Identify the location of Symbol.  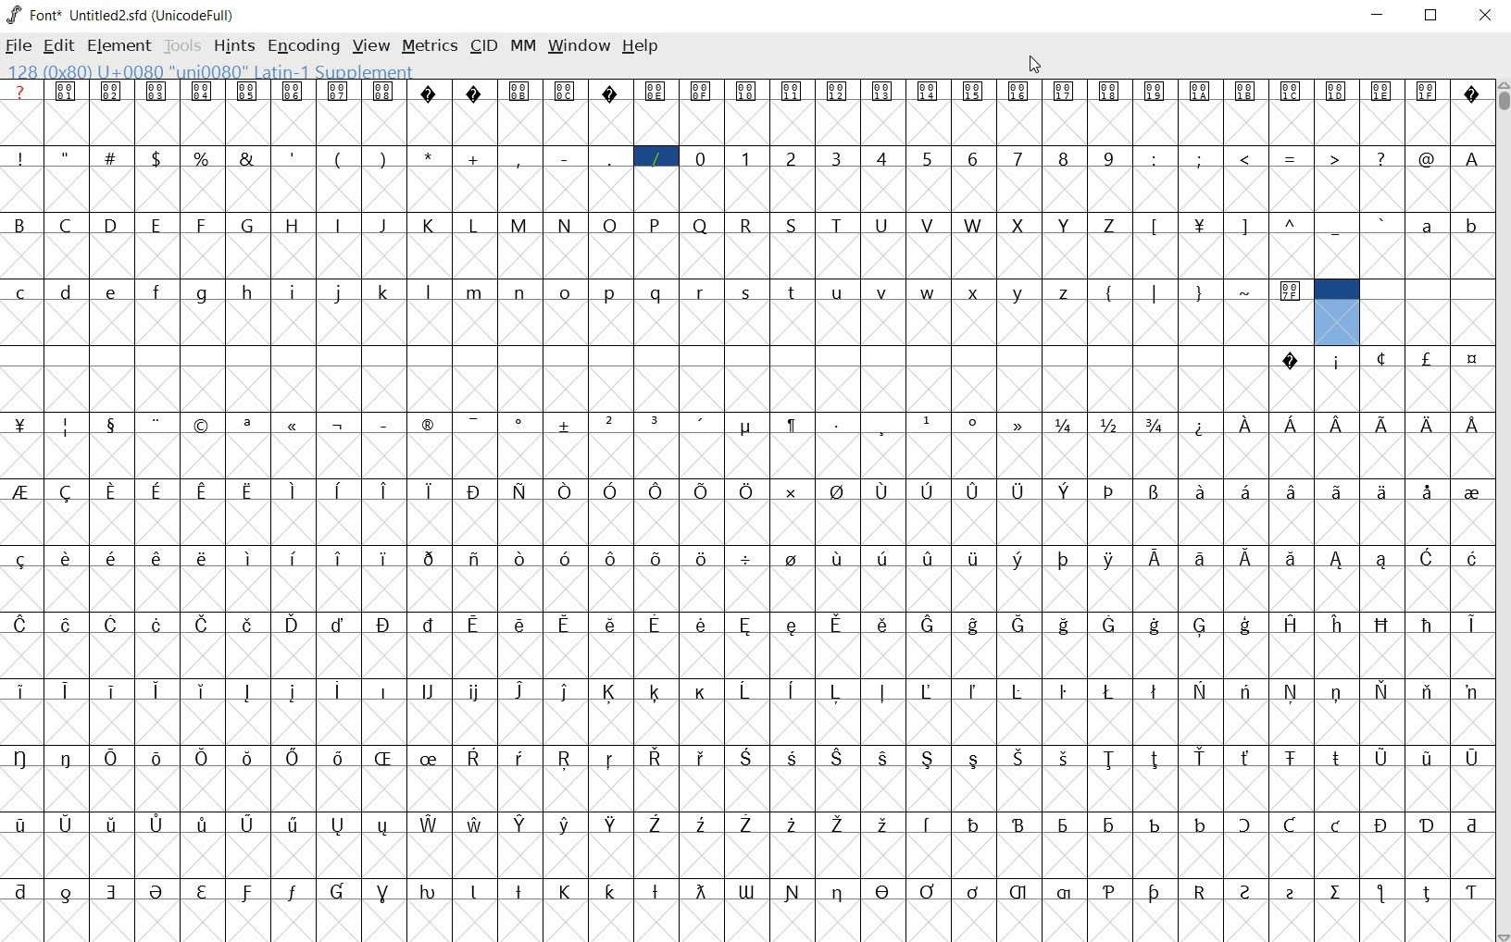
(1245, 824).